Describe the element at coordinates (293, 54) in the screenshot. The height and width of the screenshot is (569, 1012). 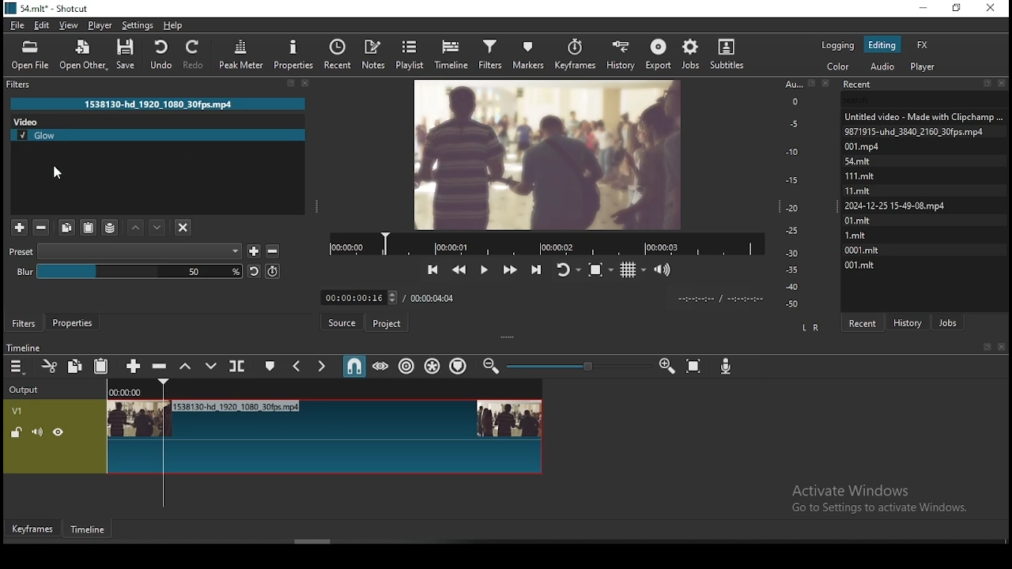
I see `peak meter` at that location.